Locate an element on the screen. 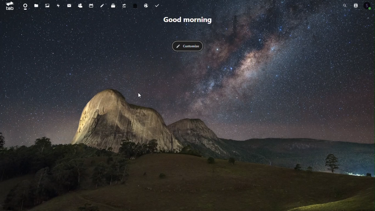  mail is located at coordinates (69, 5).